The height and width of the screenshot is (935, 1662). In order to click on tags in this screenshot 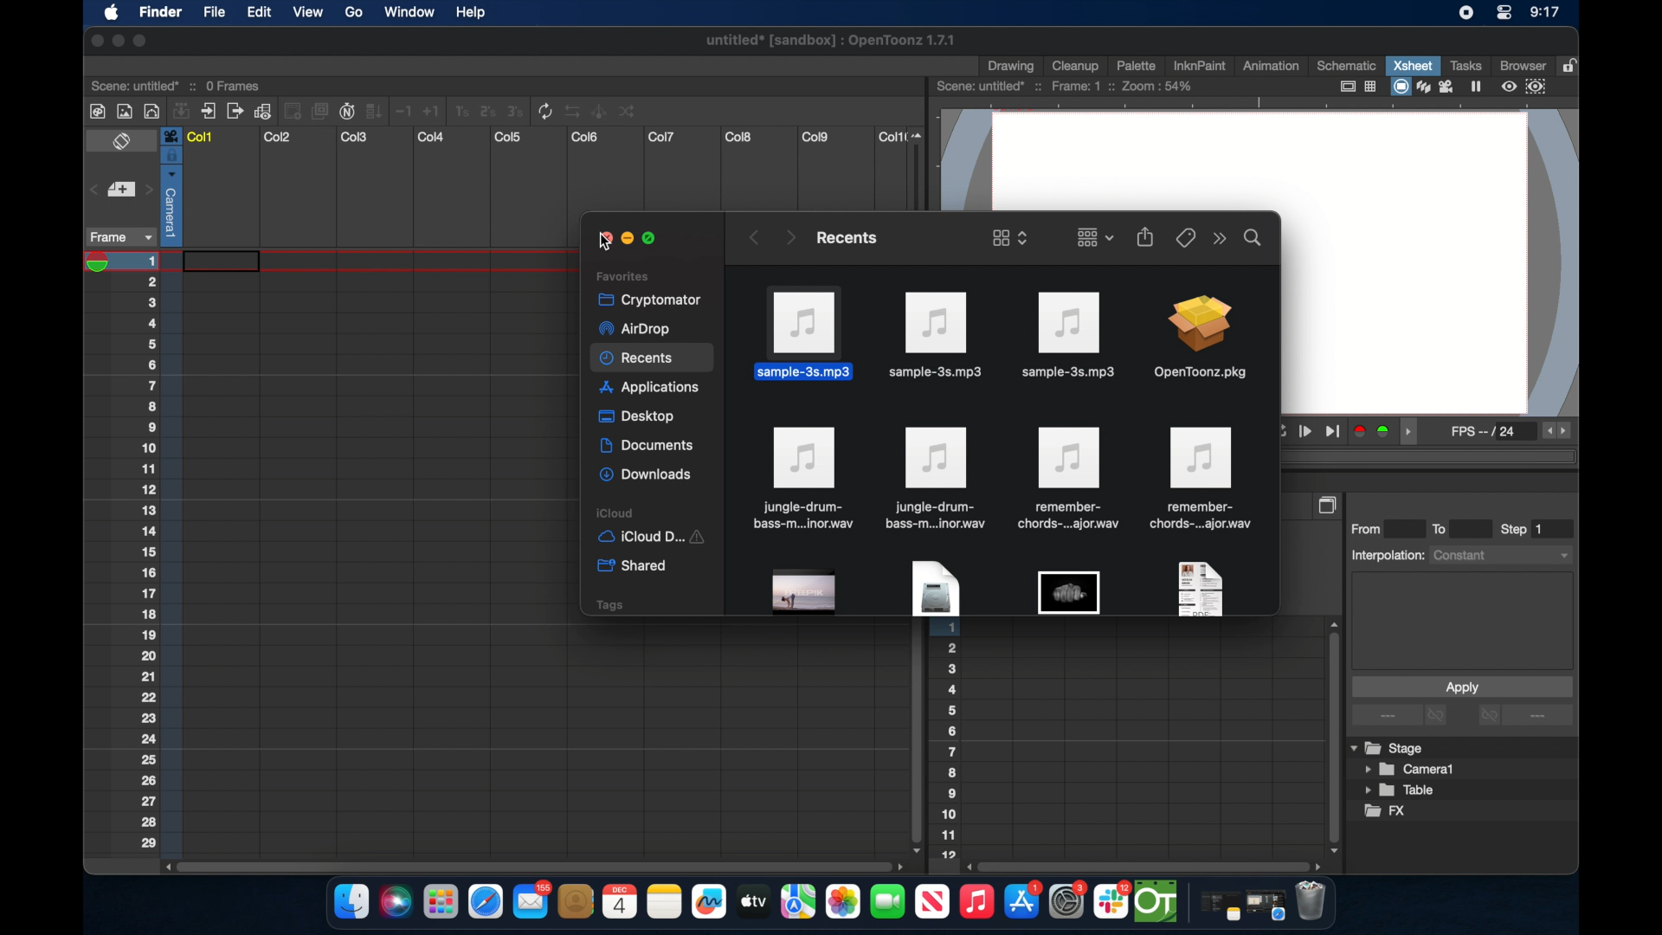, I will do `click(1184, 236)`.